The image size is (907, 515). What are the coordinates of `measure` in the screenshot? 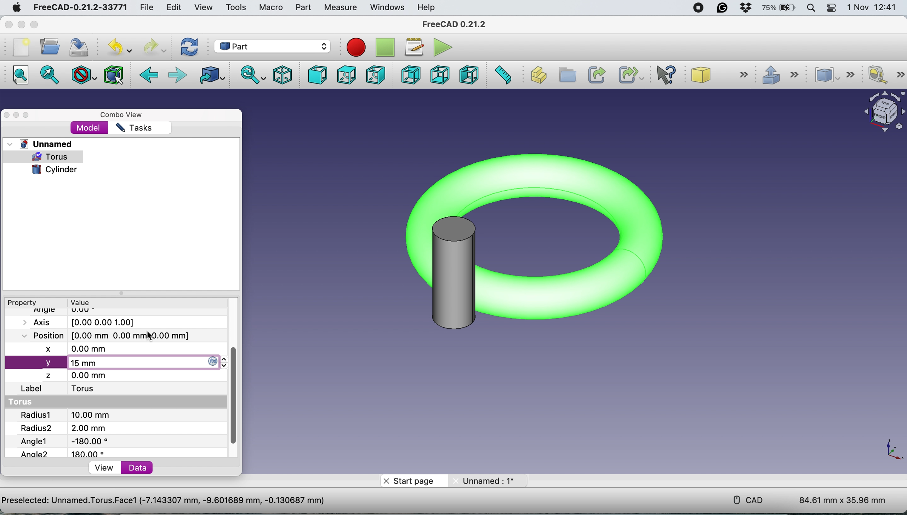 It's located at (338, 7).